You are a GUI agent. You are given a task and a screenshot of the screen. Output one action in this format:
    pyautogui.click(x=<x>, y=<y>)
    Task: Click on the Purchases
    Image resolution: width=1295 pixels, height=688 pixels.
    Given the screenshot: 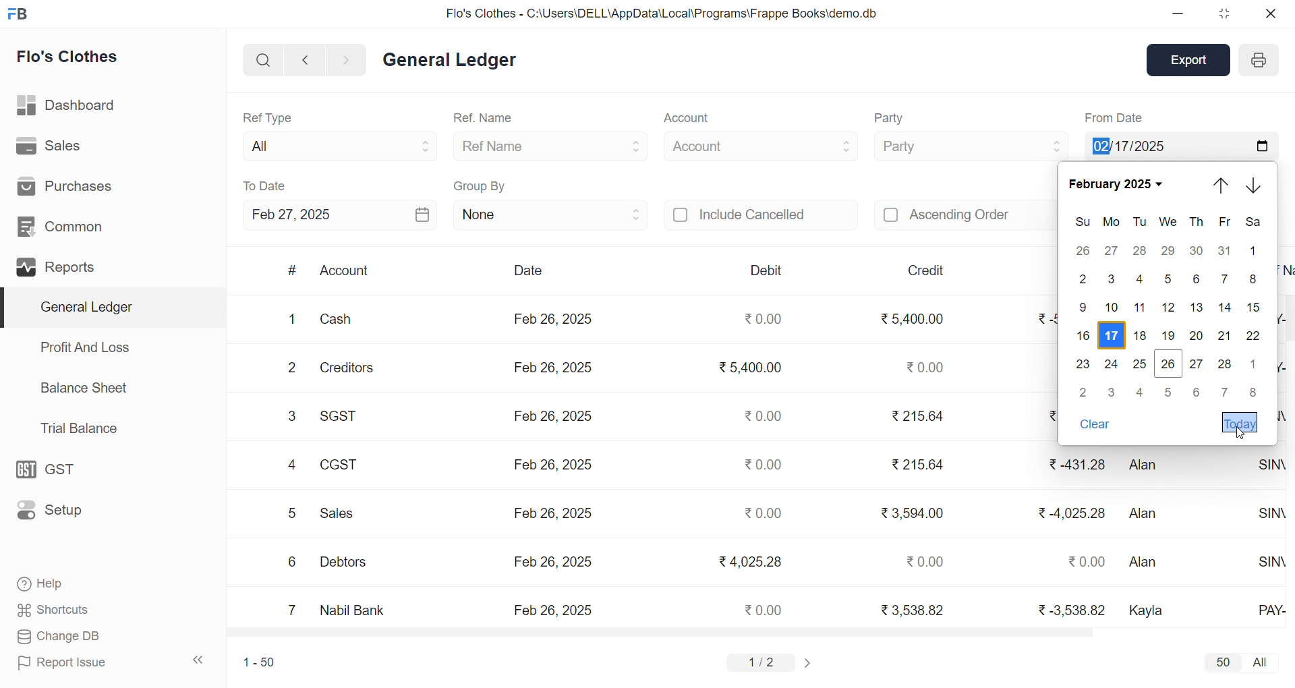 What is the action you would take?
    pyautogui.click(x=72, y=185)
    